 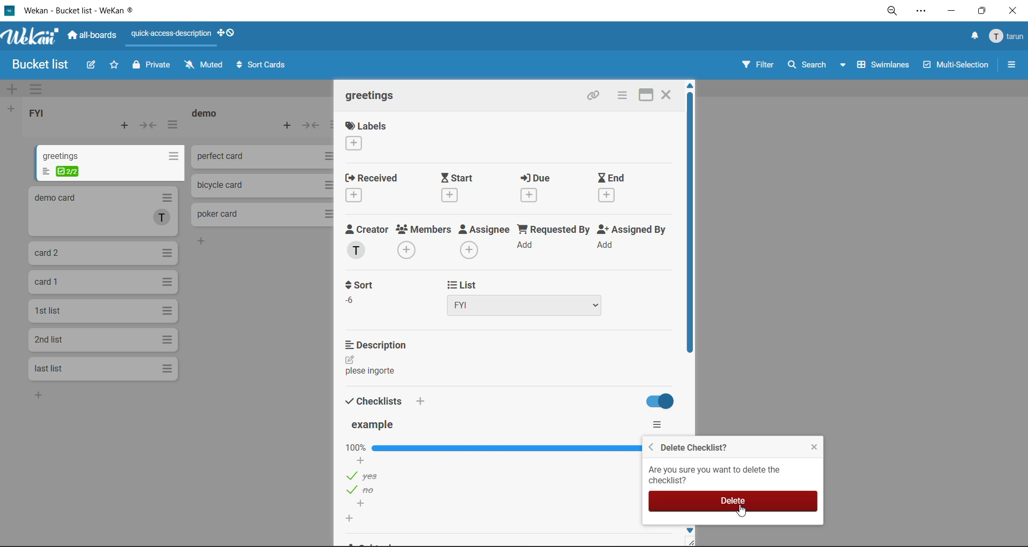 I want to click on cursor, so click(x=743, y=513).